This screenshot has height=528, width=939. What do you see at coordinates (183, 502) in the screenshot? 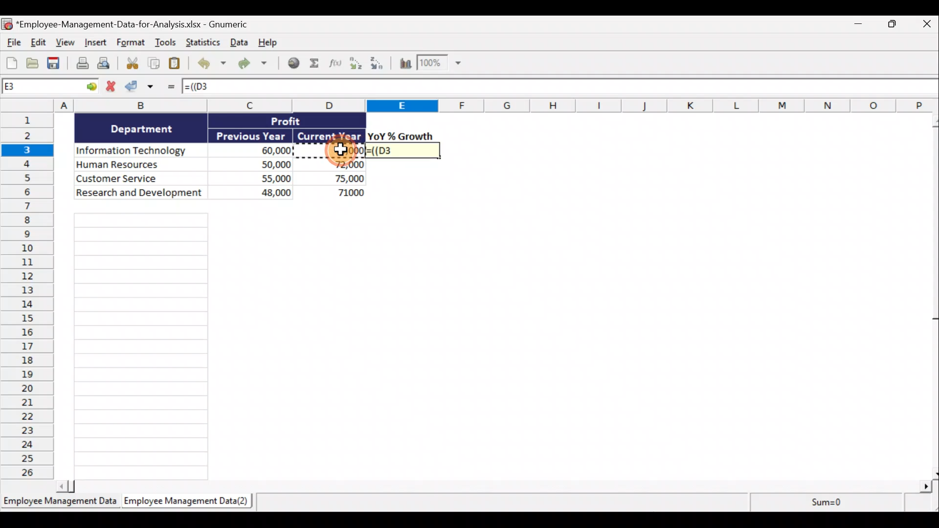
I see `Sheet 2` at bounding box center [183, 502].